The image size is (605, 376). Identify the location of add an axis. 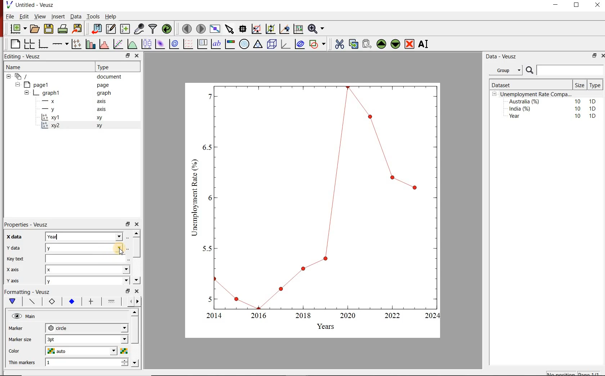
(60, 44).